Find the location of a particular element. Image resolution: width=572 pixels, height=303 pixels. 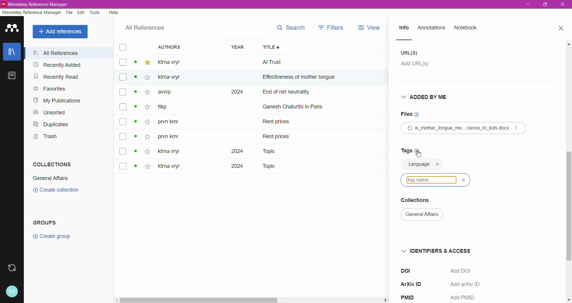

search is located at coordinates (290, 28).